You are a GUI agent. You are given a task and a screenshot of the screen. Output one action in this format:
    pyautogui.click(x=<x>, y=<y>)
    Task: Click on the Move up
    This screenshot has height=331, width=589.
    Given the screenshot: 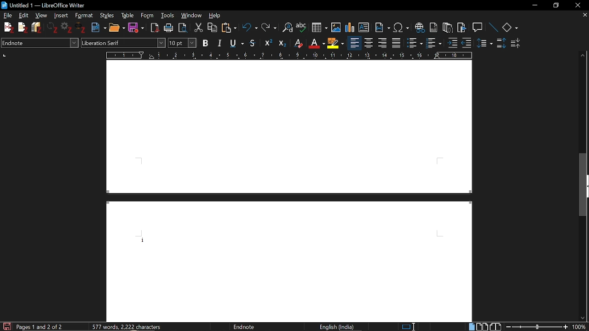 What is the action you would take?
    pyautogui.click(x=583, y=56)
    